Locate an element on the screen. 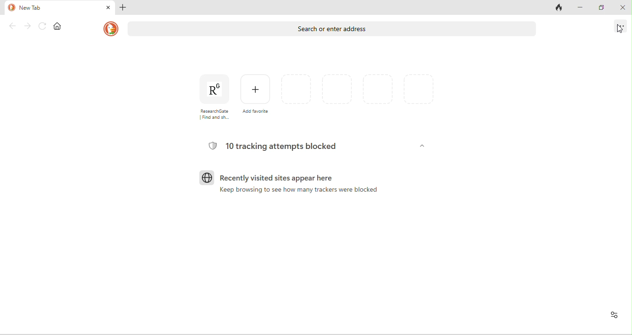 The width and height of the screenshot is (632, 335). recently visited sites appear here is located at coordinates (295, 178).